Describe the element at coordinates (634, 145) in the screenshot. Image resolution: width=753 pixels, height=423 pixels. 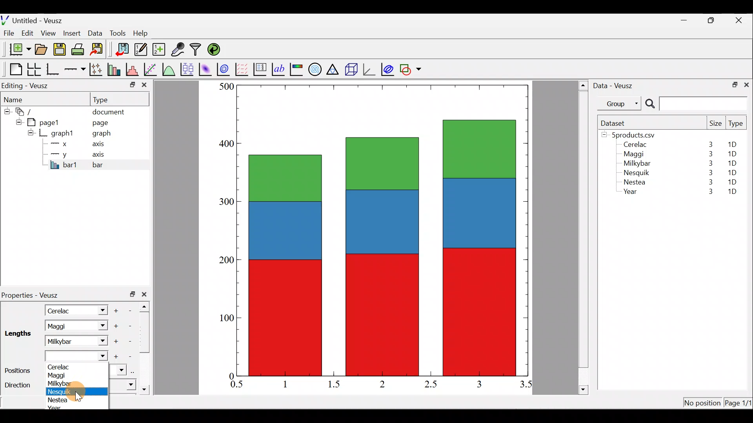
I see `Cerelac` at that location.